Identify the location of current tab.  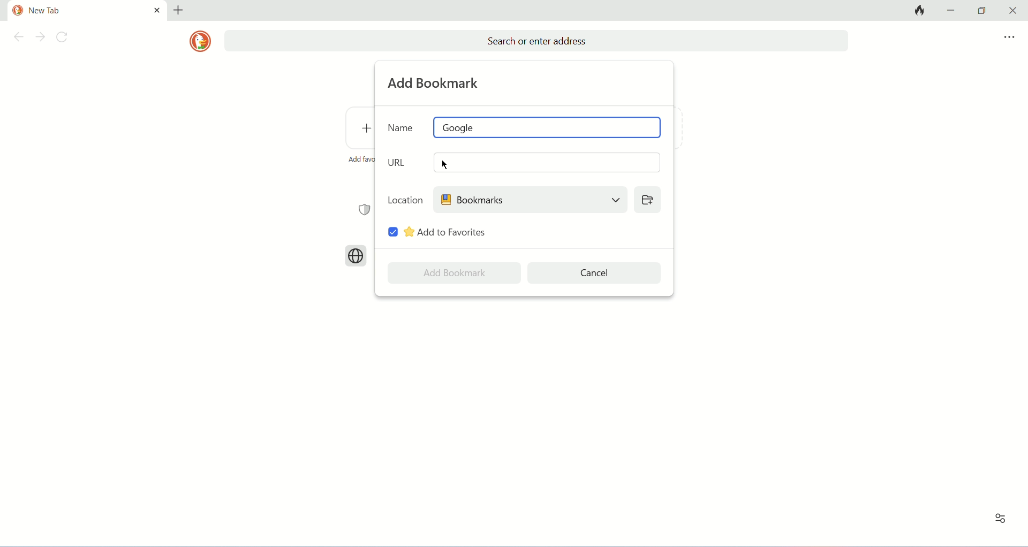
(76, 11).